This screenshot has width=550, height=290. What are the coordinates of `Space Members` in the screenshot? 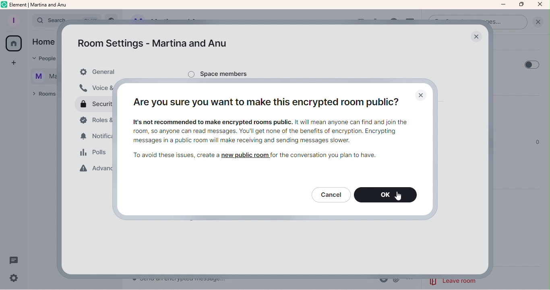 It's located at (296, 71).